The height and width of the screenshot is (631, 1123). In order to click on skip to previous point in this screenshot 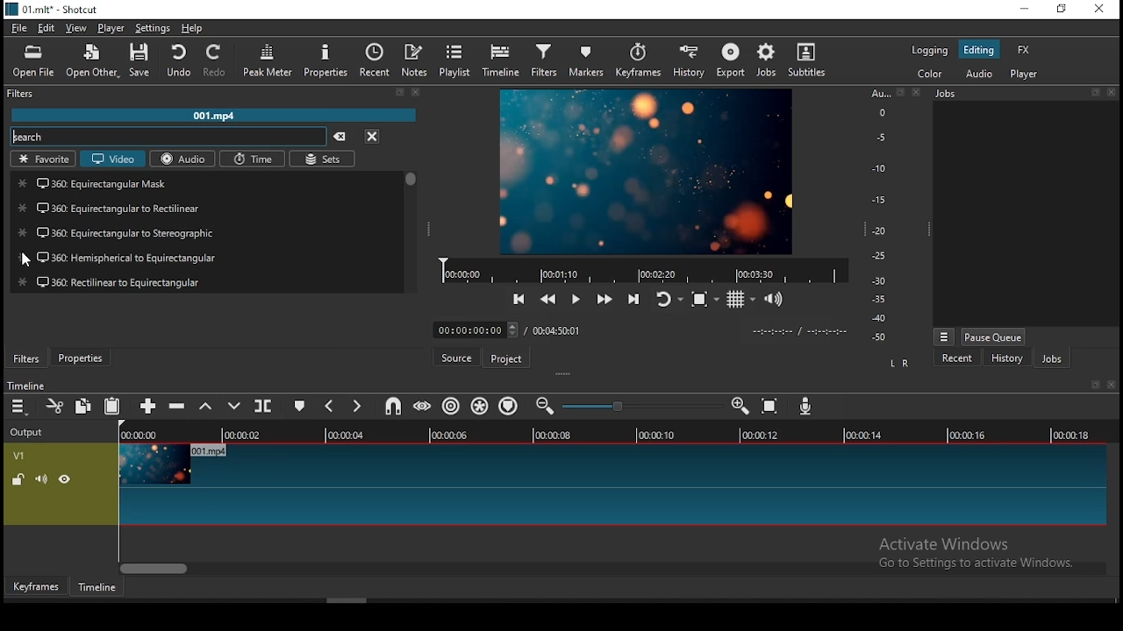, I will do `click(519, 301)`.